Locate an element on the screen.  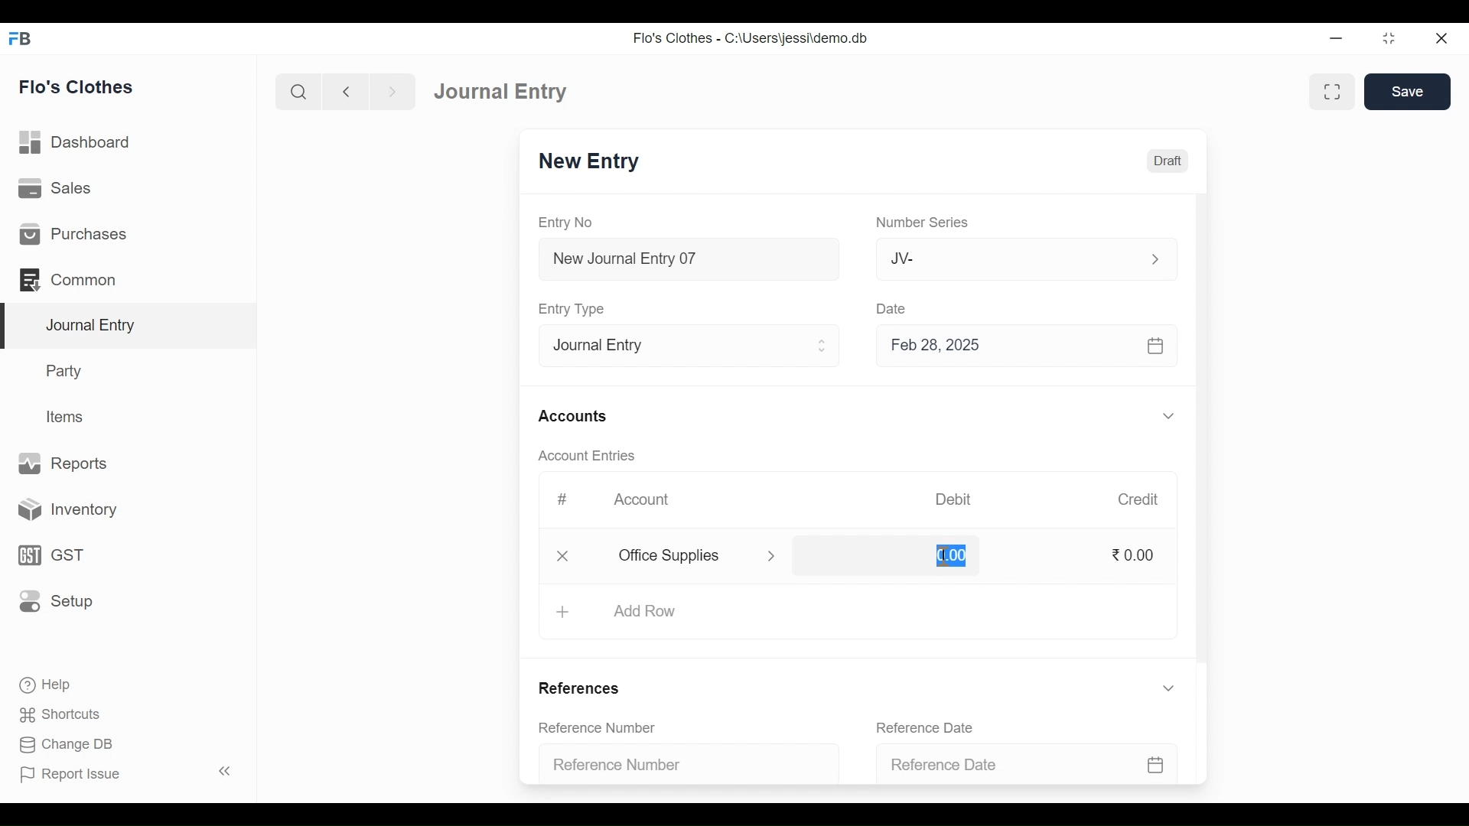
Date is located at coordinates (896, 310).